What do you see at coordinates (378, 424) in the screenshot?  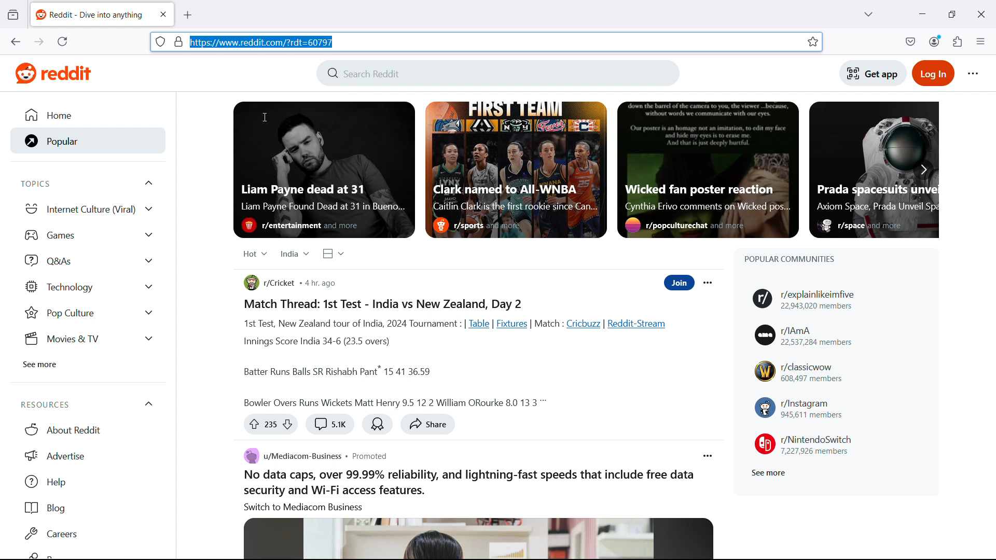 I see `Award` at bounding box center [378, 424].